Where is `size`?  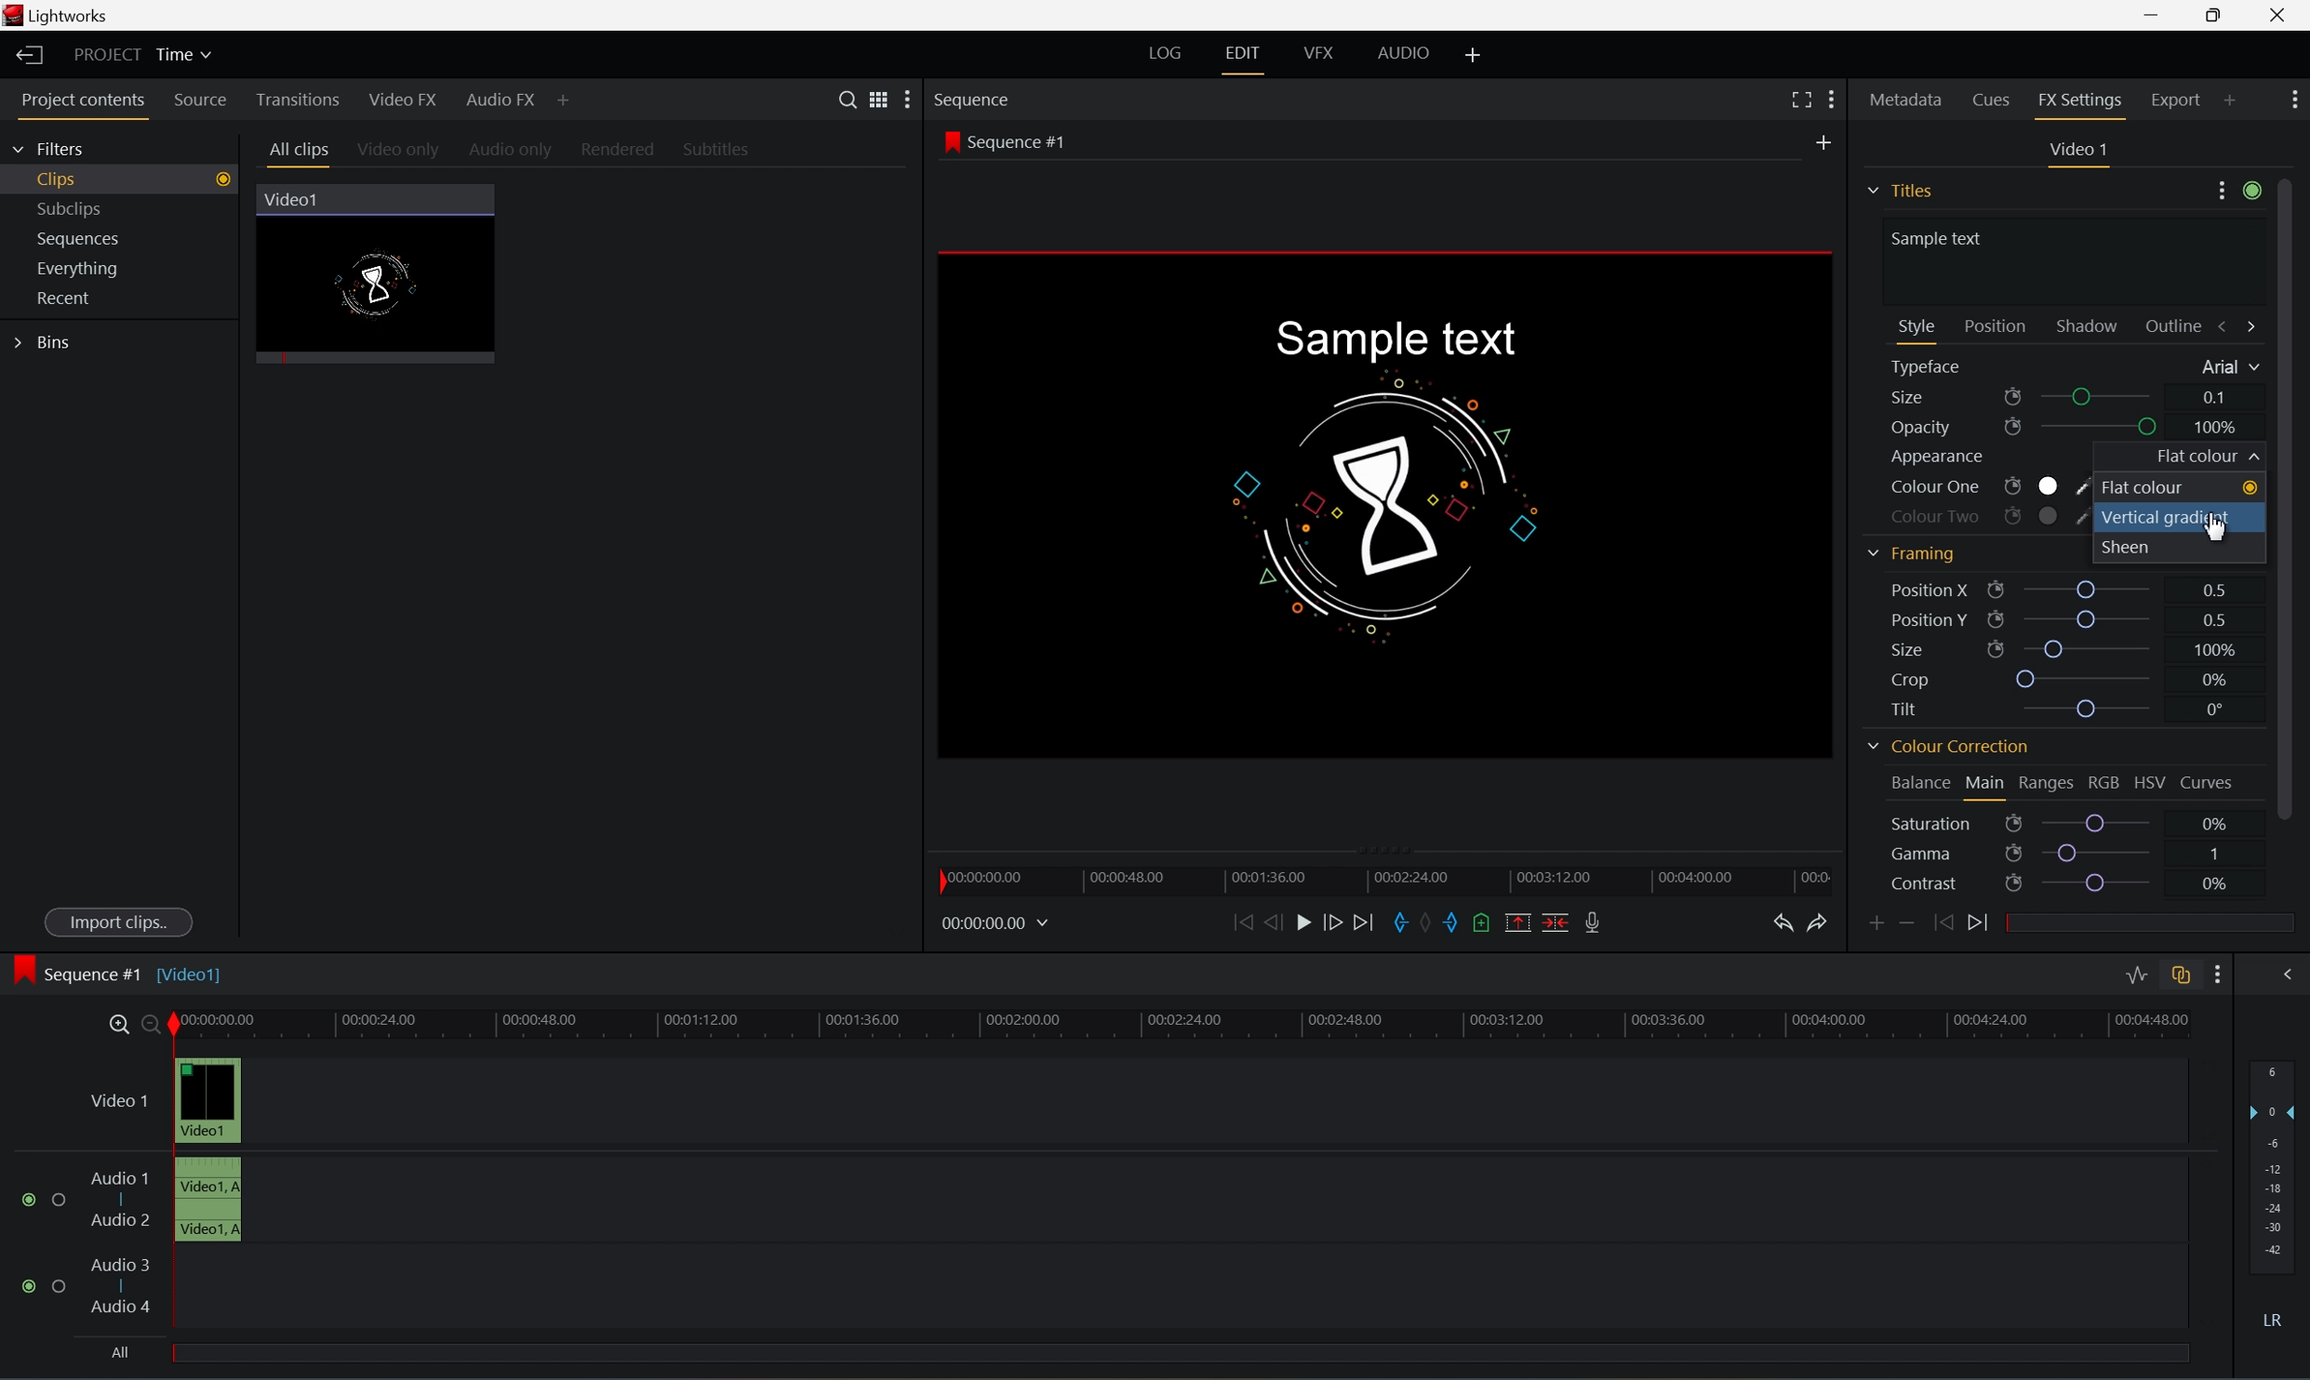 size is located at coordinates (1952, 398).